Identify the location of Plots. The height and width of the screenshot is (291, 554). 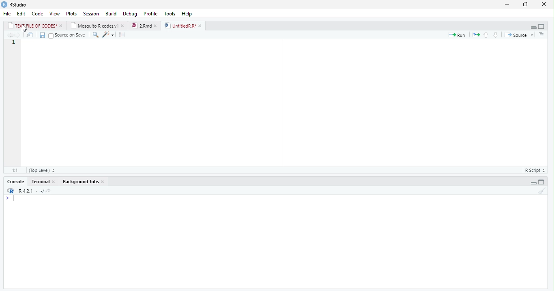
(71, 13).